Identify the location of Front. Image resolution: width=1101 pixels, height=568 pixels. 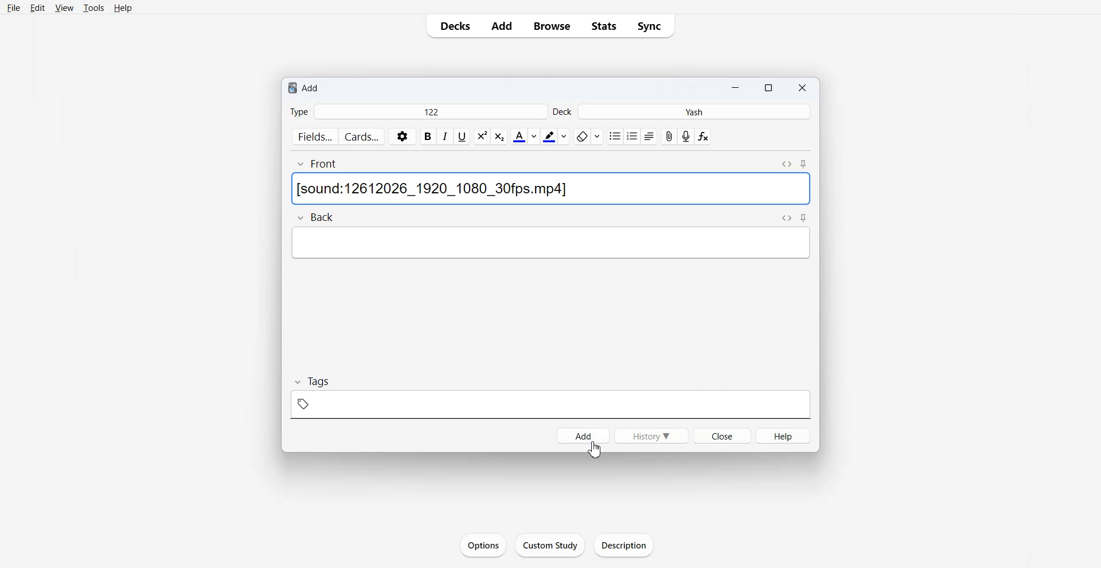
(317, 164).